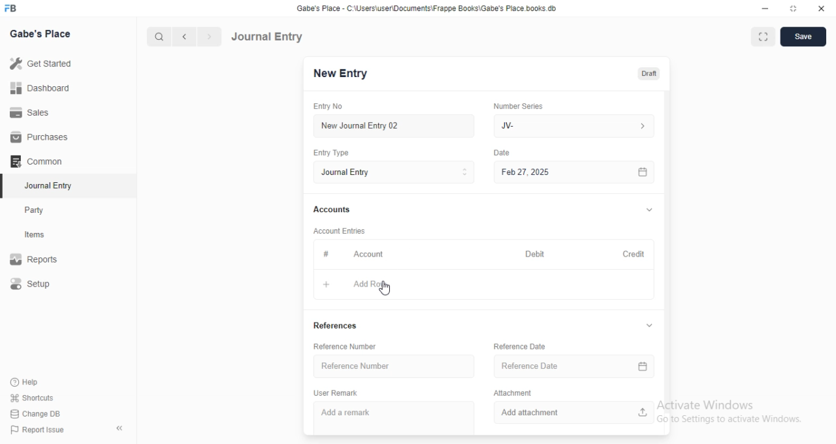 The image size is (836, 444). What do you see at coordinates (33, 397) in the screenshot?
I see `' Shortcuts` at bounding box center [33, 397].